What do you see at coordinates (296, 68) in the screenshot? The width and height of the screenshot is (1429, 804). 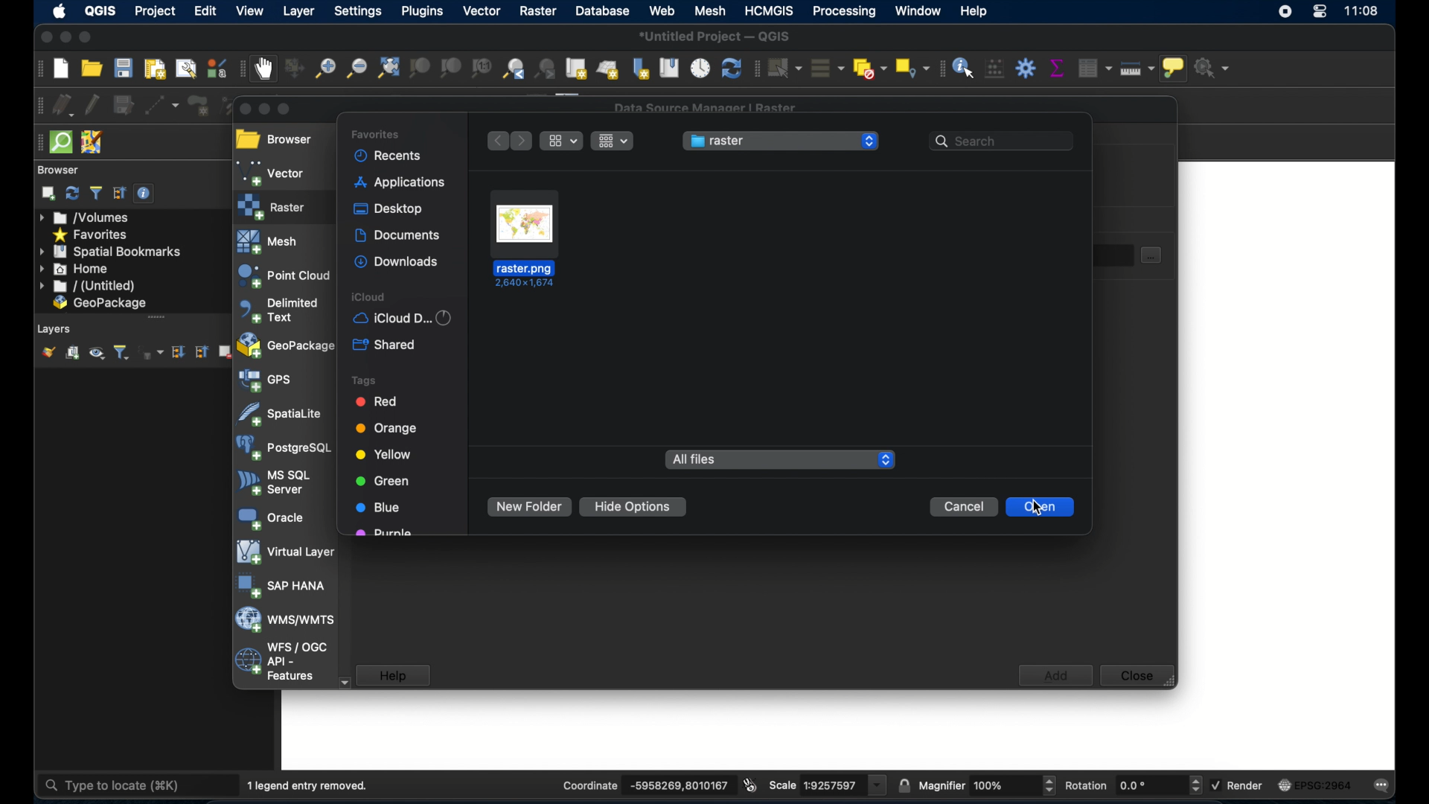 I see `pan map to selection` at bounding box center [296, 68].